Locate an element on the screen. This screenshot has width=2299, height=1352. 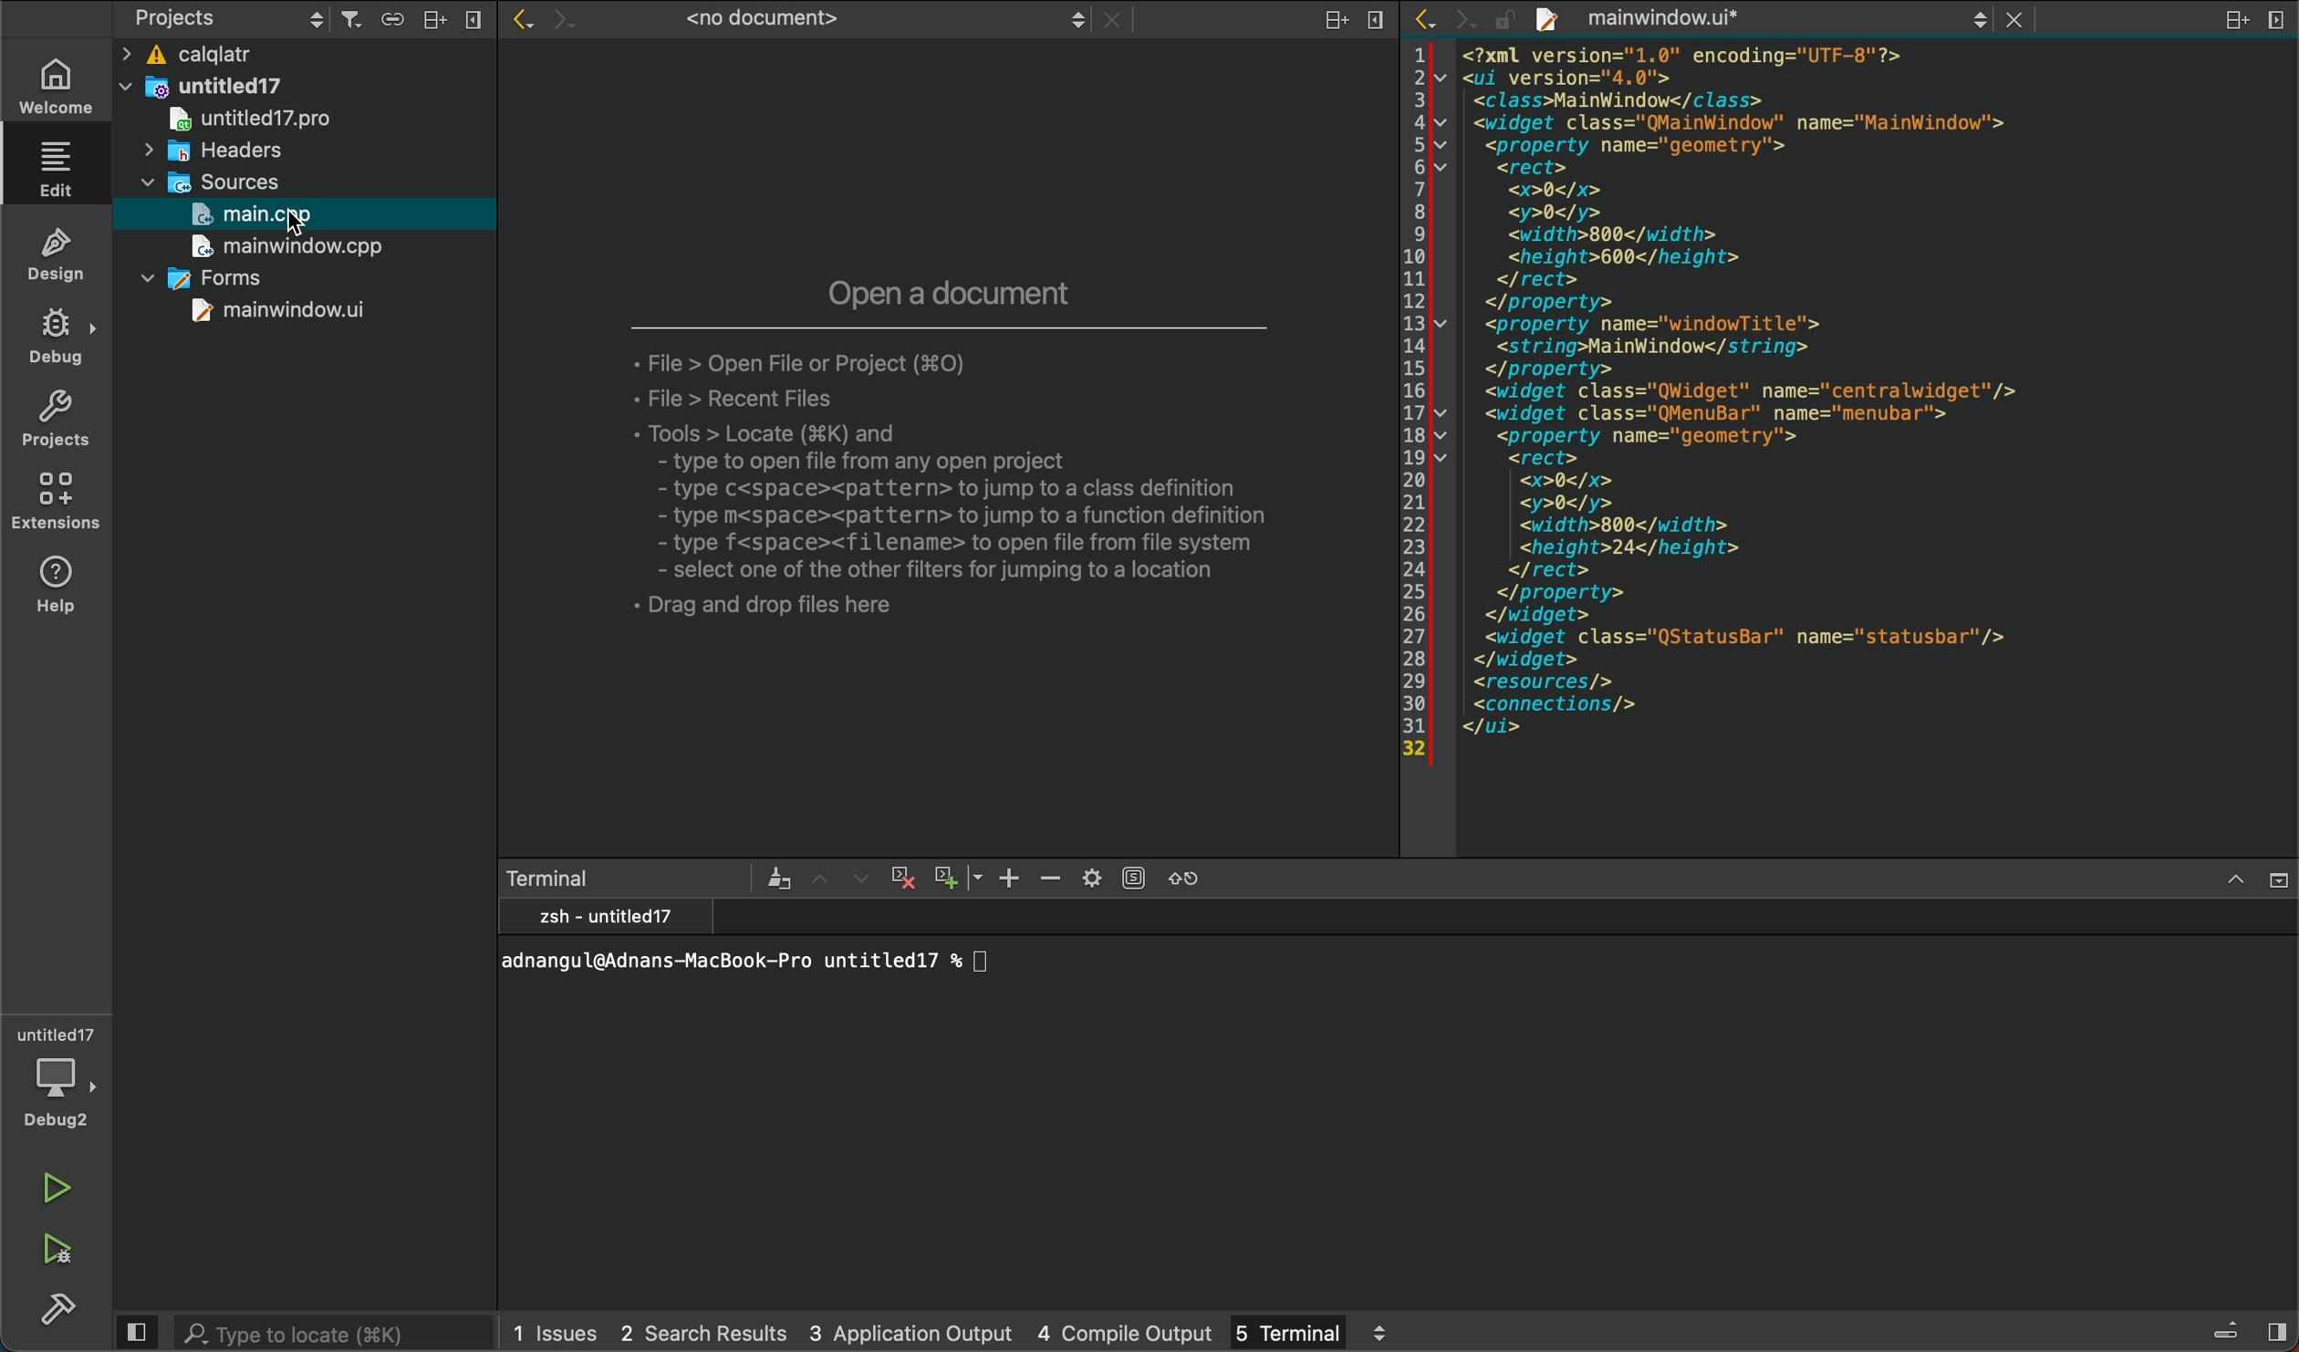
go forward is located at coordinates (1462, 20).